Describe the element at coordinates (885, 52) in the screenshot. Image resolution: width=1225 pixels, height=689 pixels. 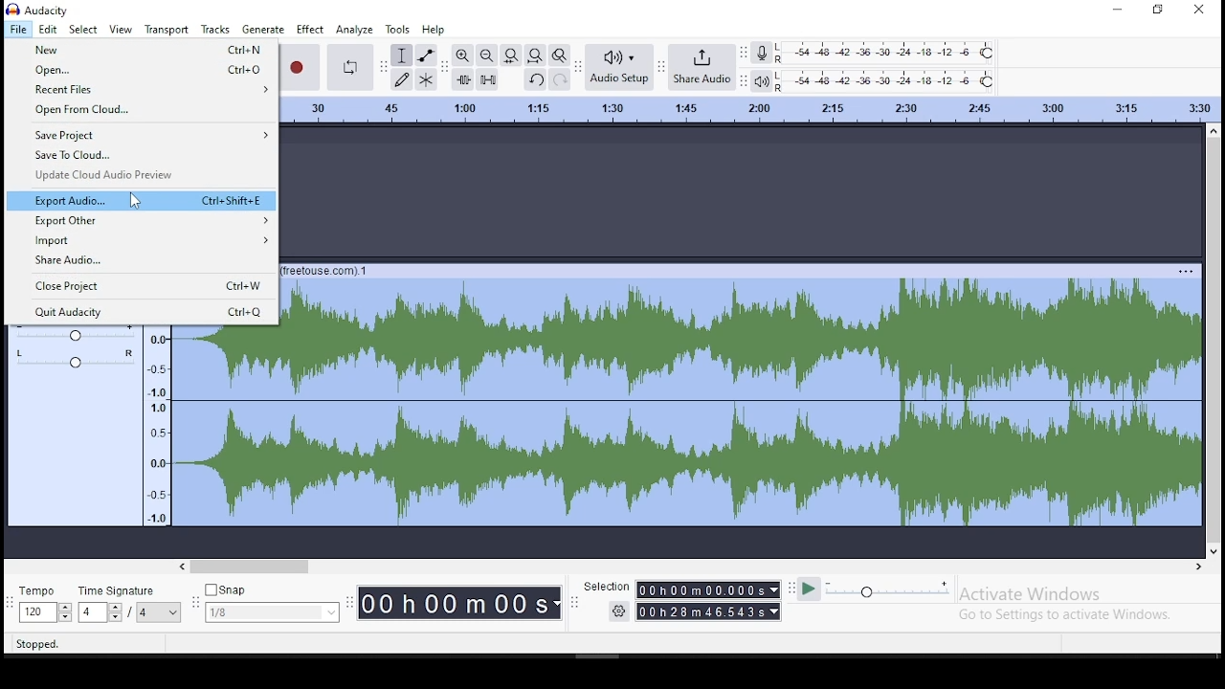
I see `recording level` at that location.